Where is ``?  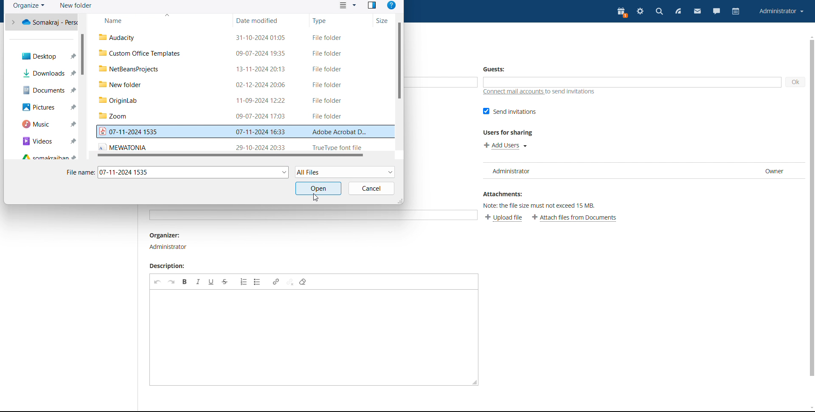
 is located at coordinates (47, 107).